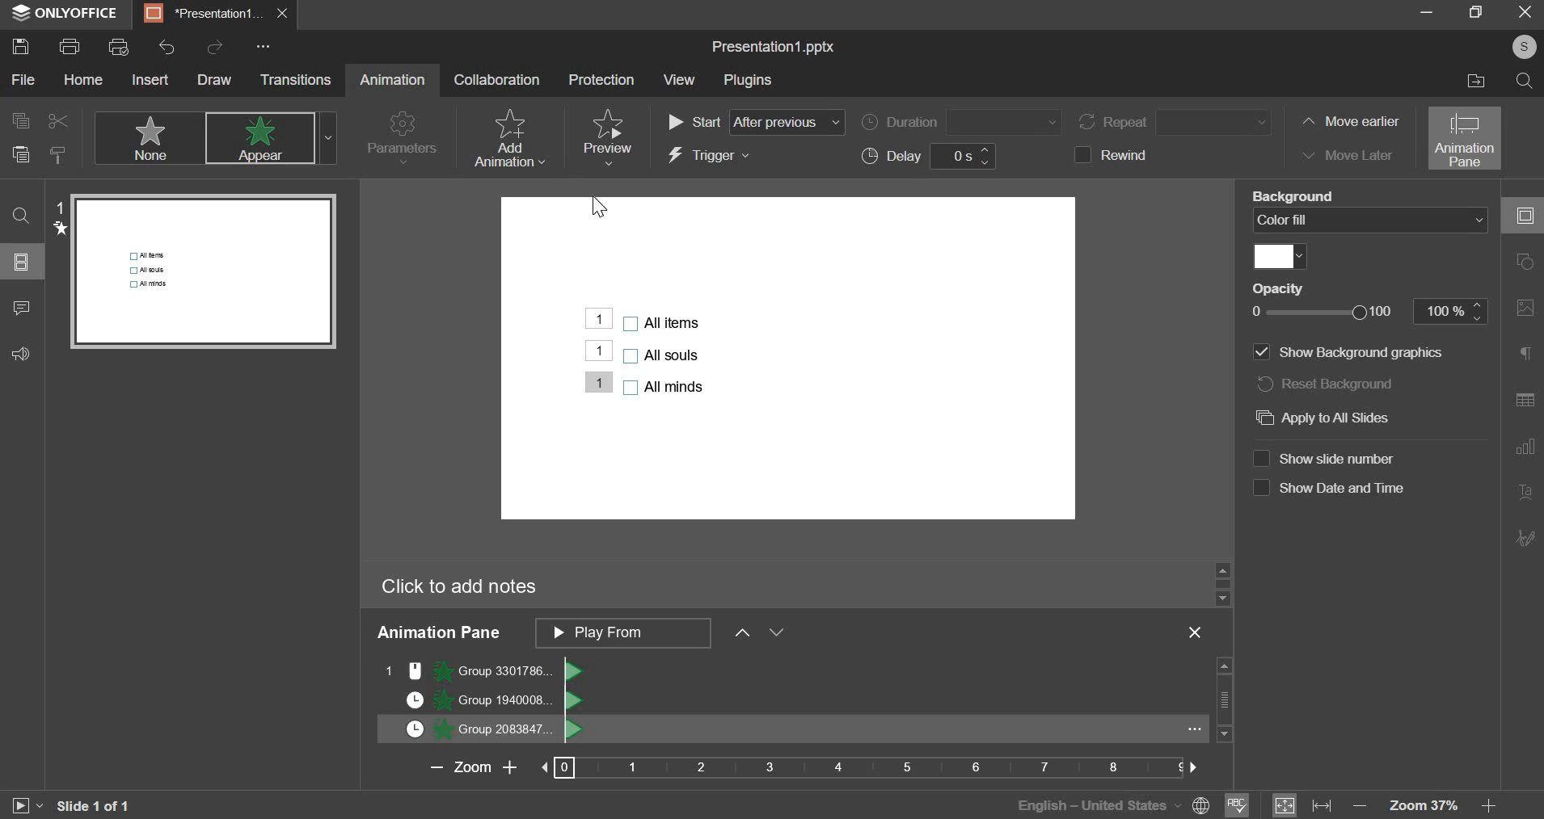  Describe the element at coordinates (932, 157) in the screenshot. I see `delay` at that location.